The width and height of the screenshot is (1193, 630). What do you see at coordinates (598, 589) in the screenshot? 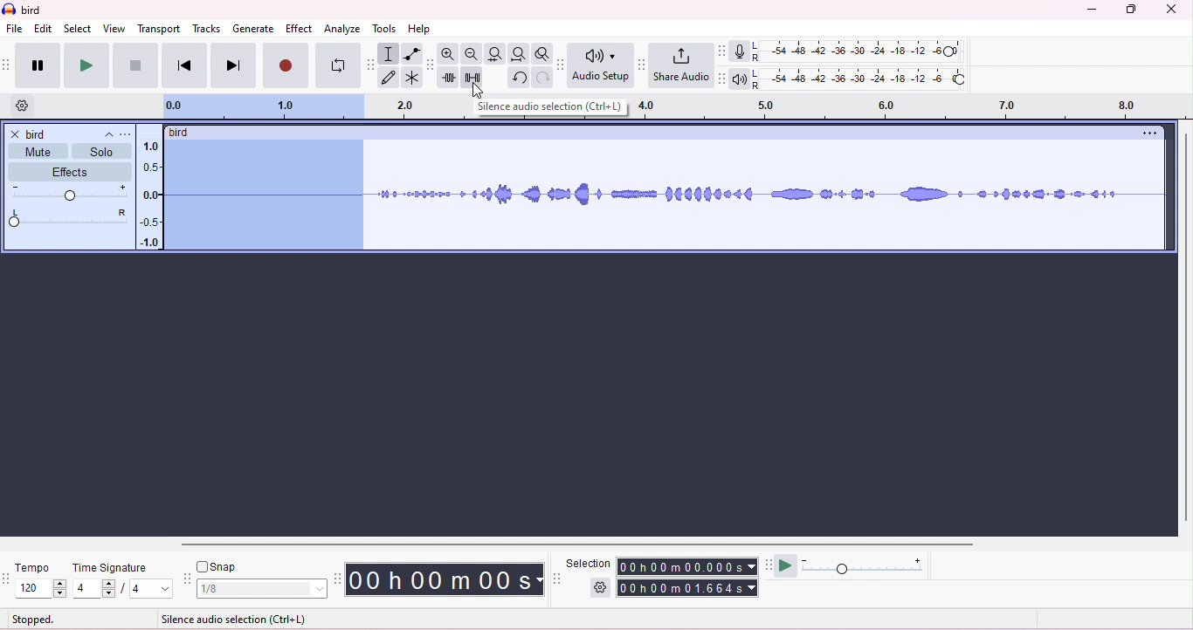
I see `selection options` at bounding box center [598, 589].